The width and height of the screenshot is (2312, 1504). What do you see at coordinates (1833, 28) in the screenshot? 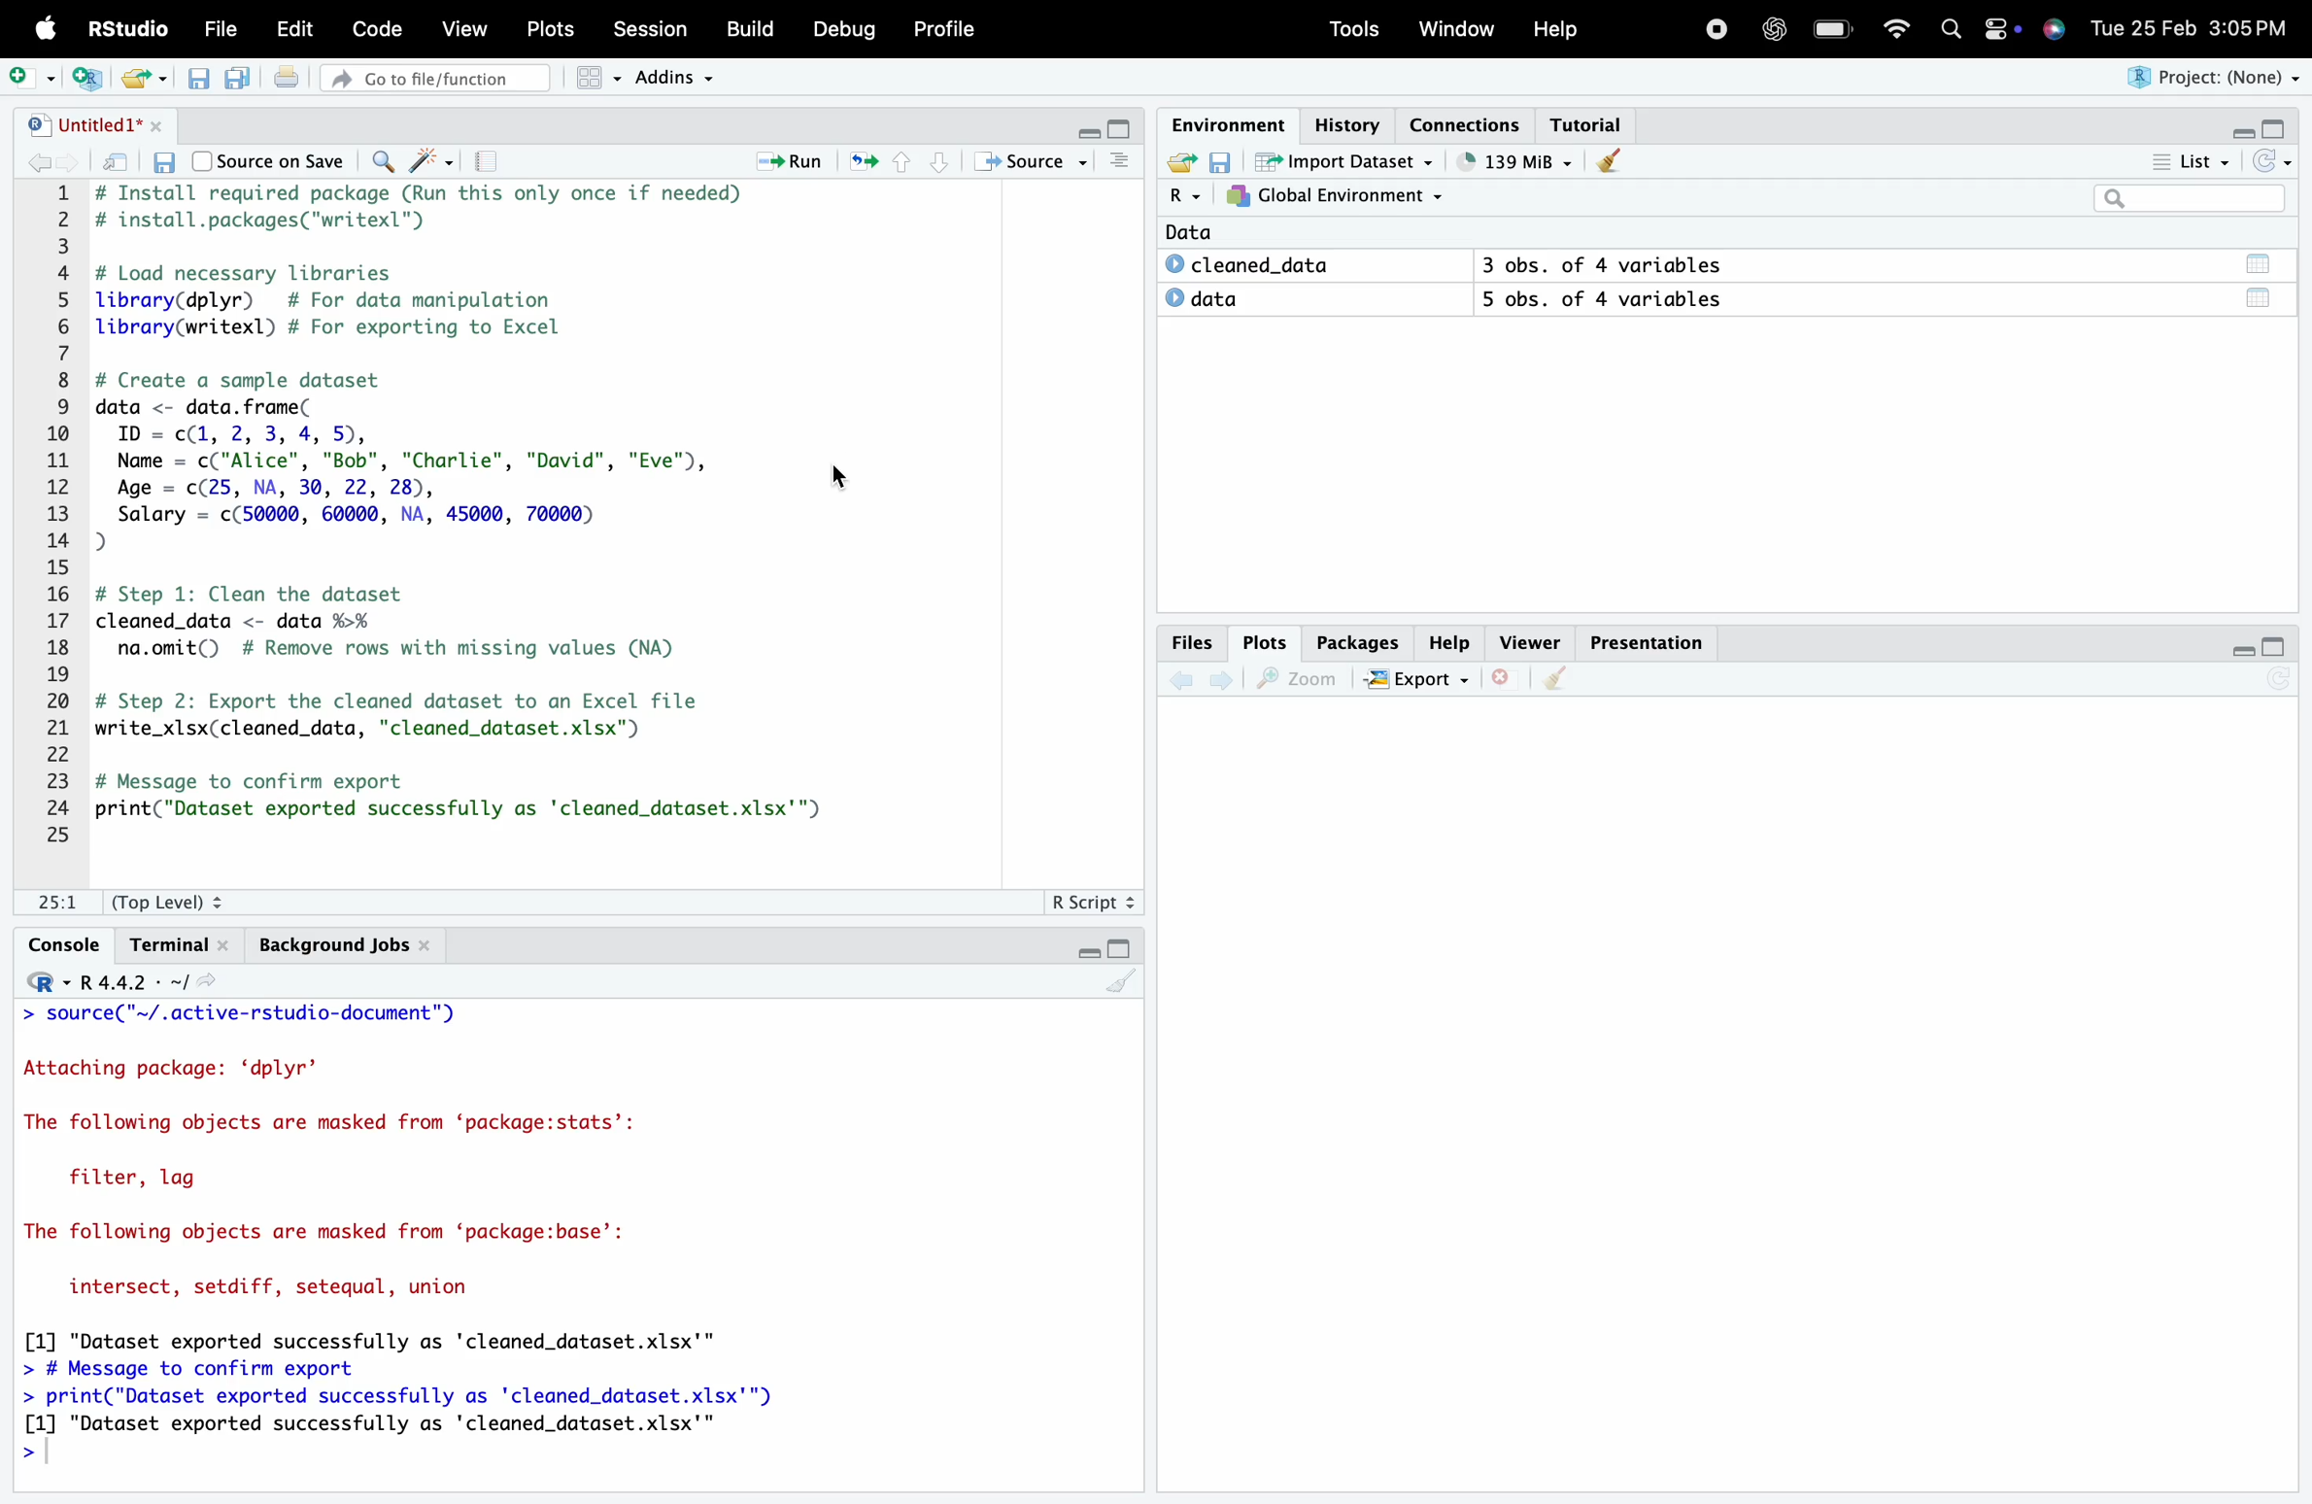
I see `Charging` at bounding box center [1833, 28].